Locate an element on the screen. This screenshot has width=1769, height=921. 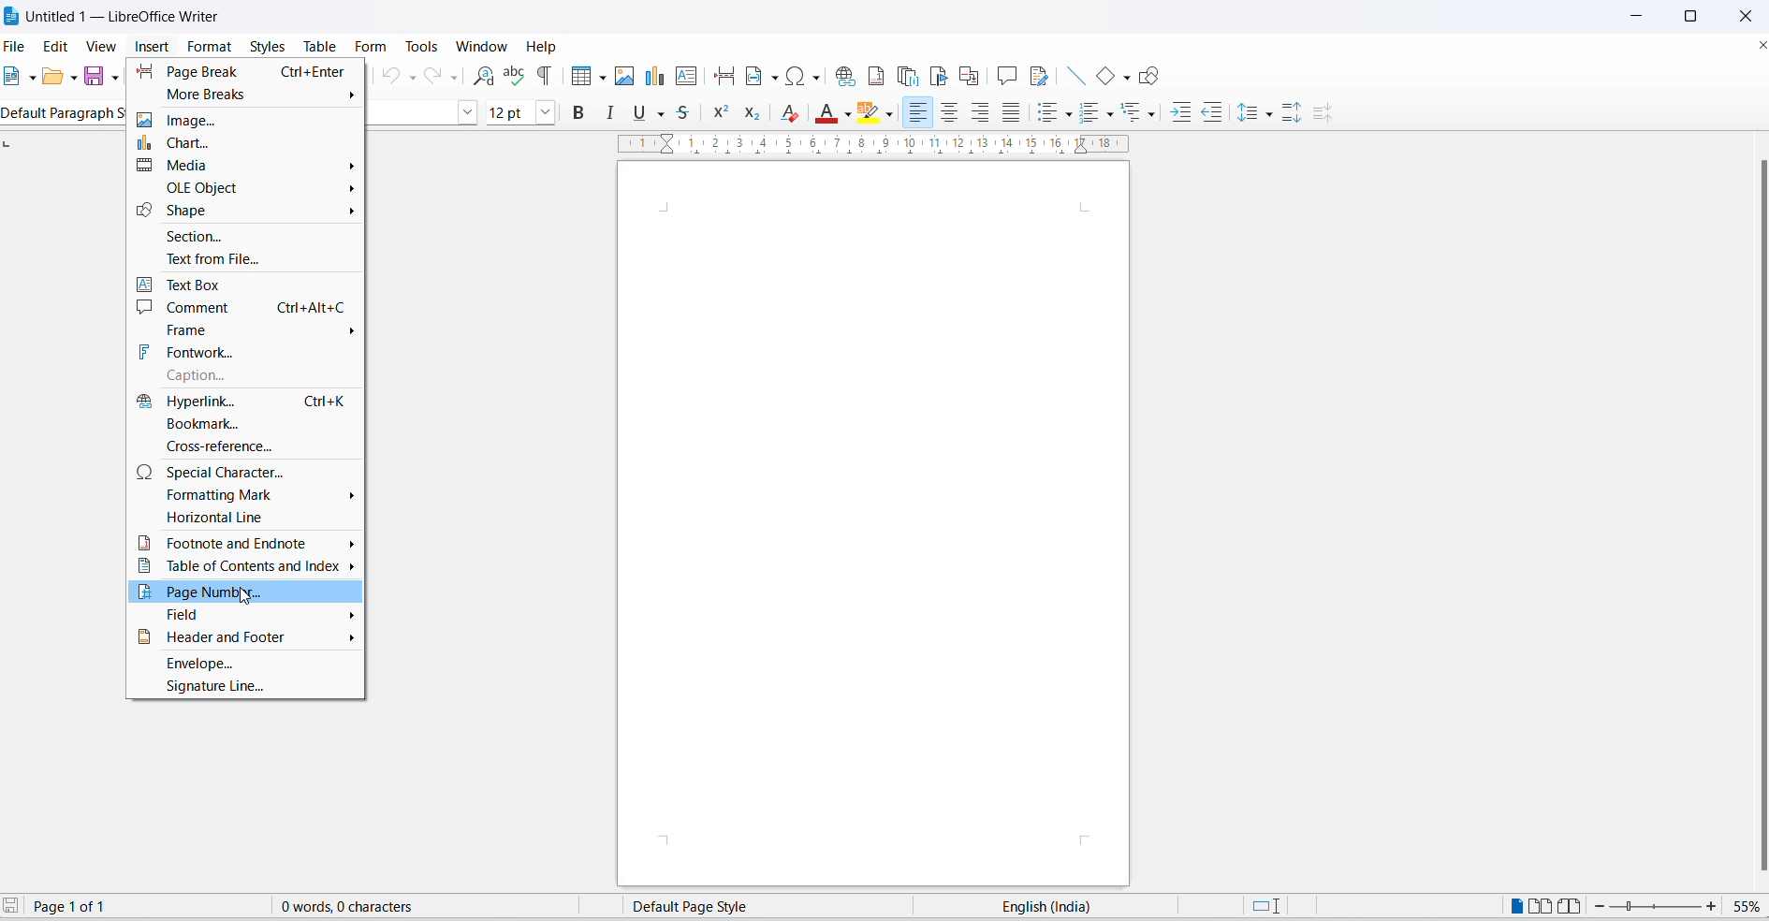
undo is located at coordinates (392, 79).